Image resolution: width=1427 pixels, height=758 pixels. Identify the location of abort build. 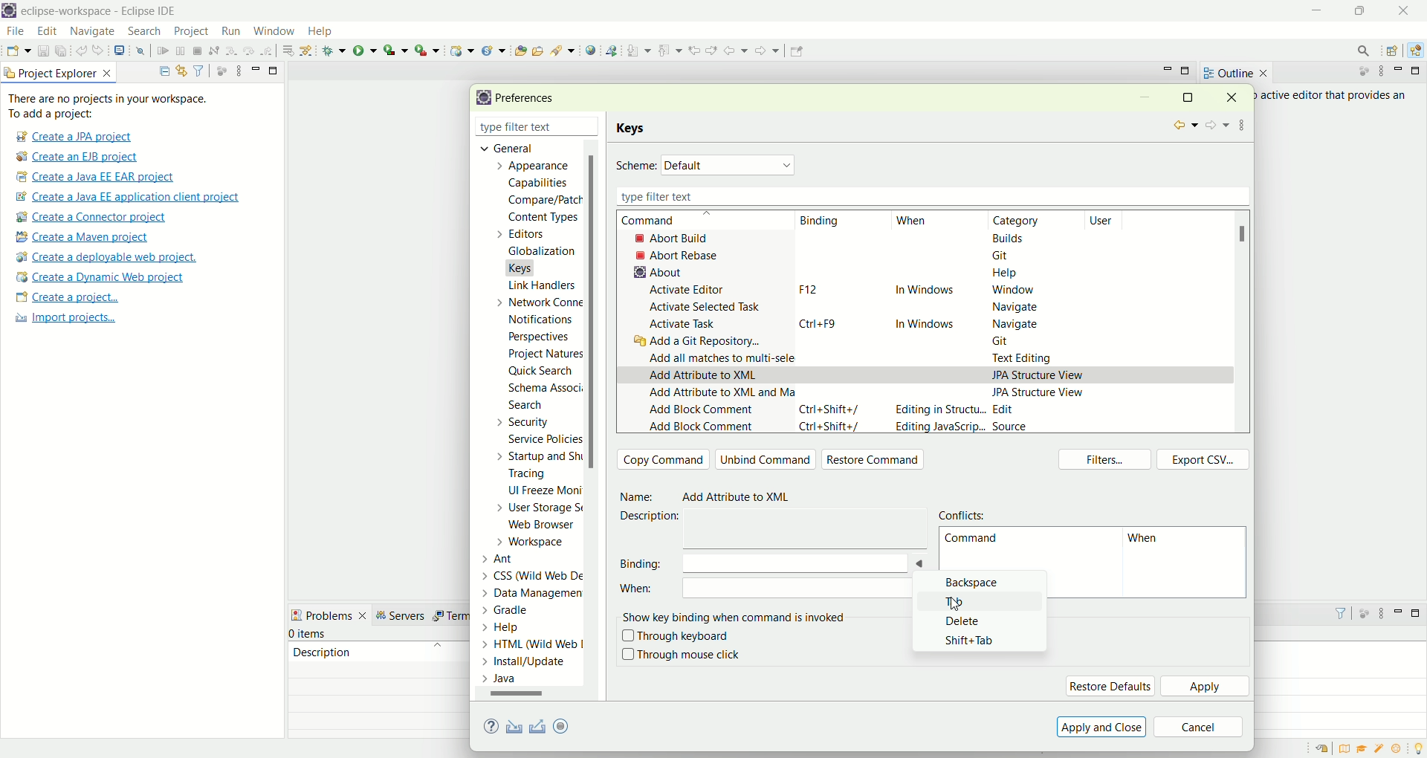
(685, 238).